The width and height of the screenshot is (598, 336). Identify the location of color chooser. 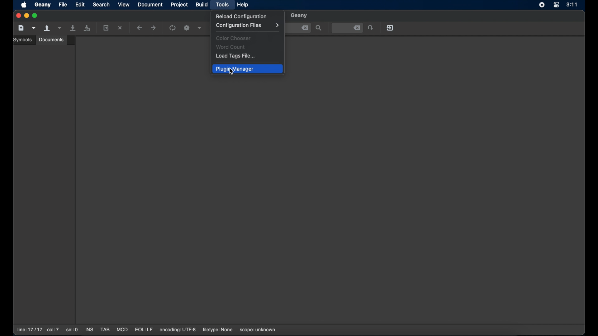
(235, 38).